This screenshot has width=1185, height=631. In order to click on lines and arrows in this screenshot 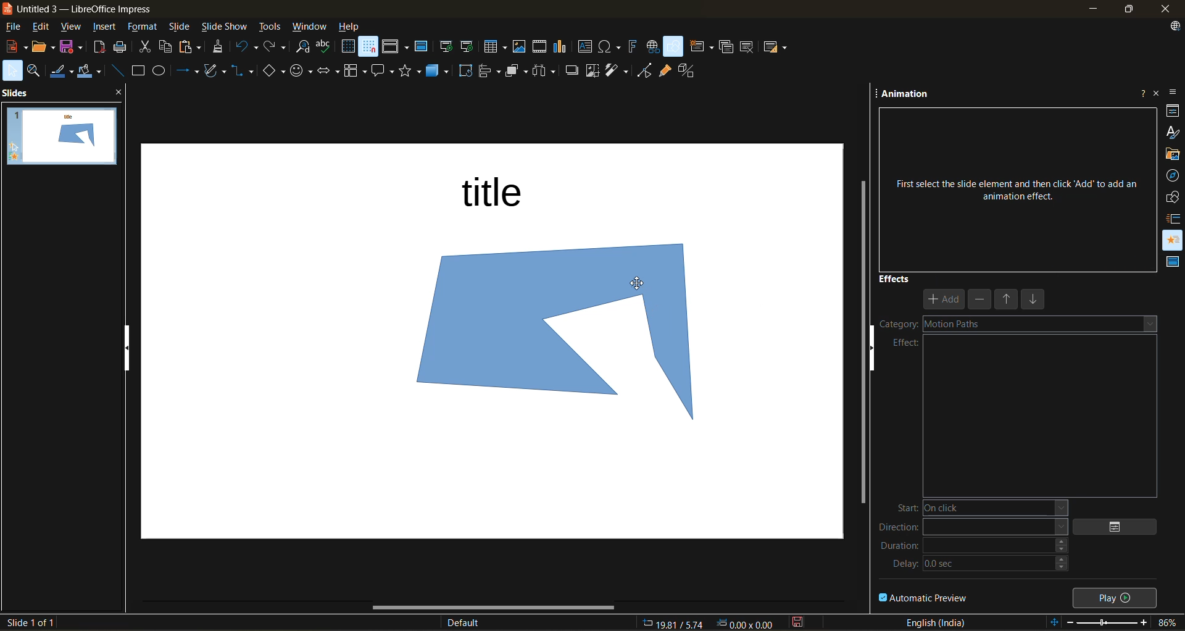, I will do `click(185, 71)`.